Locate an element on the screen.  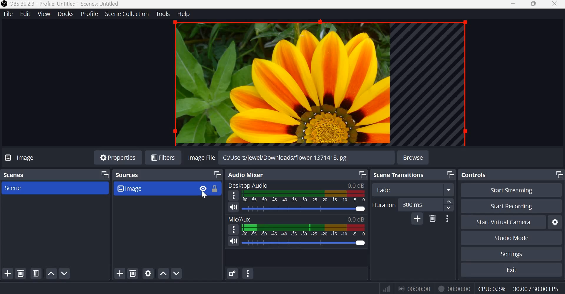
docks is located at coordinates (66, 13).